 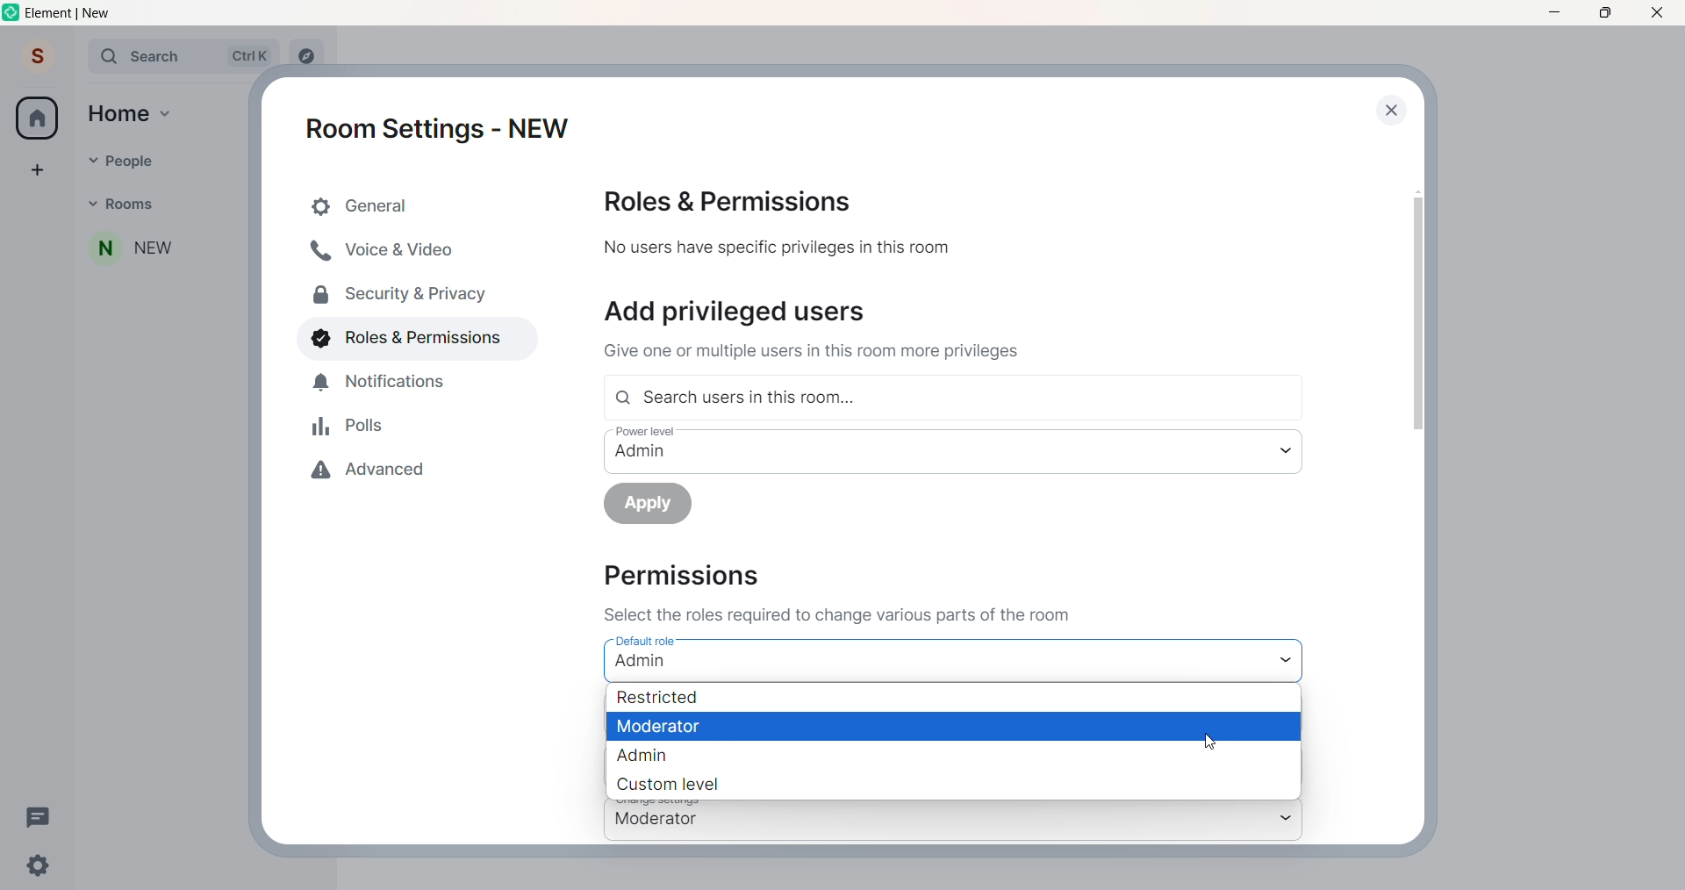 What do you see at coordinates (669, 726) in the screenshot?
I see `moderator` at bounding box center [669, 726].